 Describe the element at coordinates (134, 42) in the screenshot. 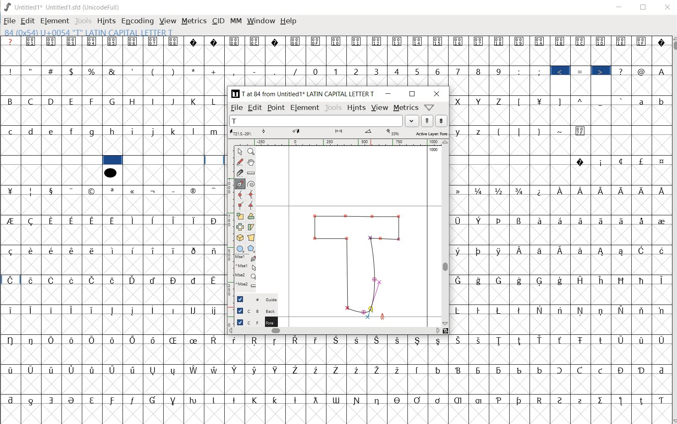

I see `Symbol` at that location.